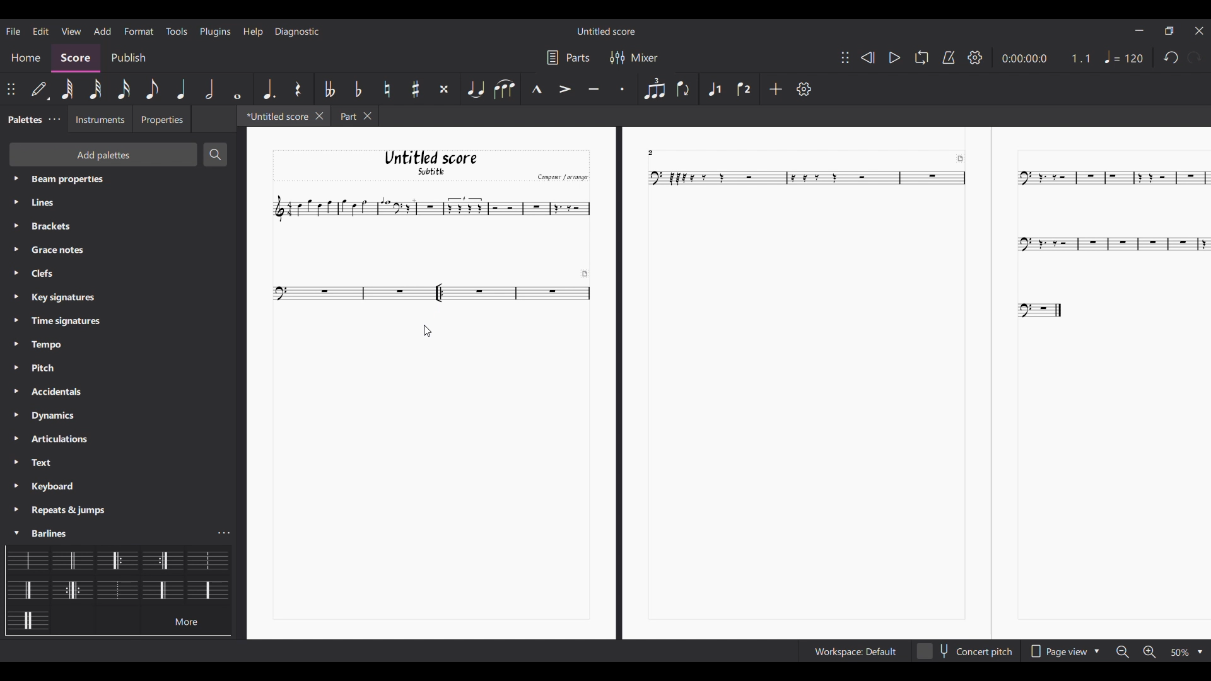 This screenshot has width=1211, height=681. What do you see at coordinates (445, 89) in the screenshot?
I see `Toggle double sharp` at bounding box center [445, 89].